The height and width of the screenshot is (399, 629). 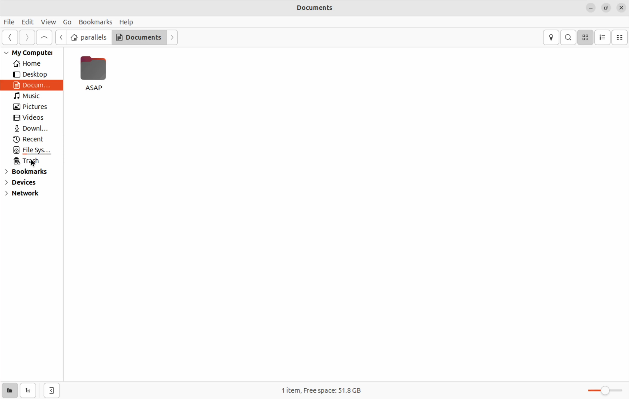 I want to click on Documents, so click(x=138, y=37).